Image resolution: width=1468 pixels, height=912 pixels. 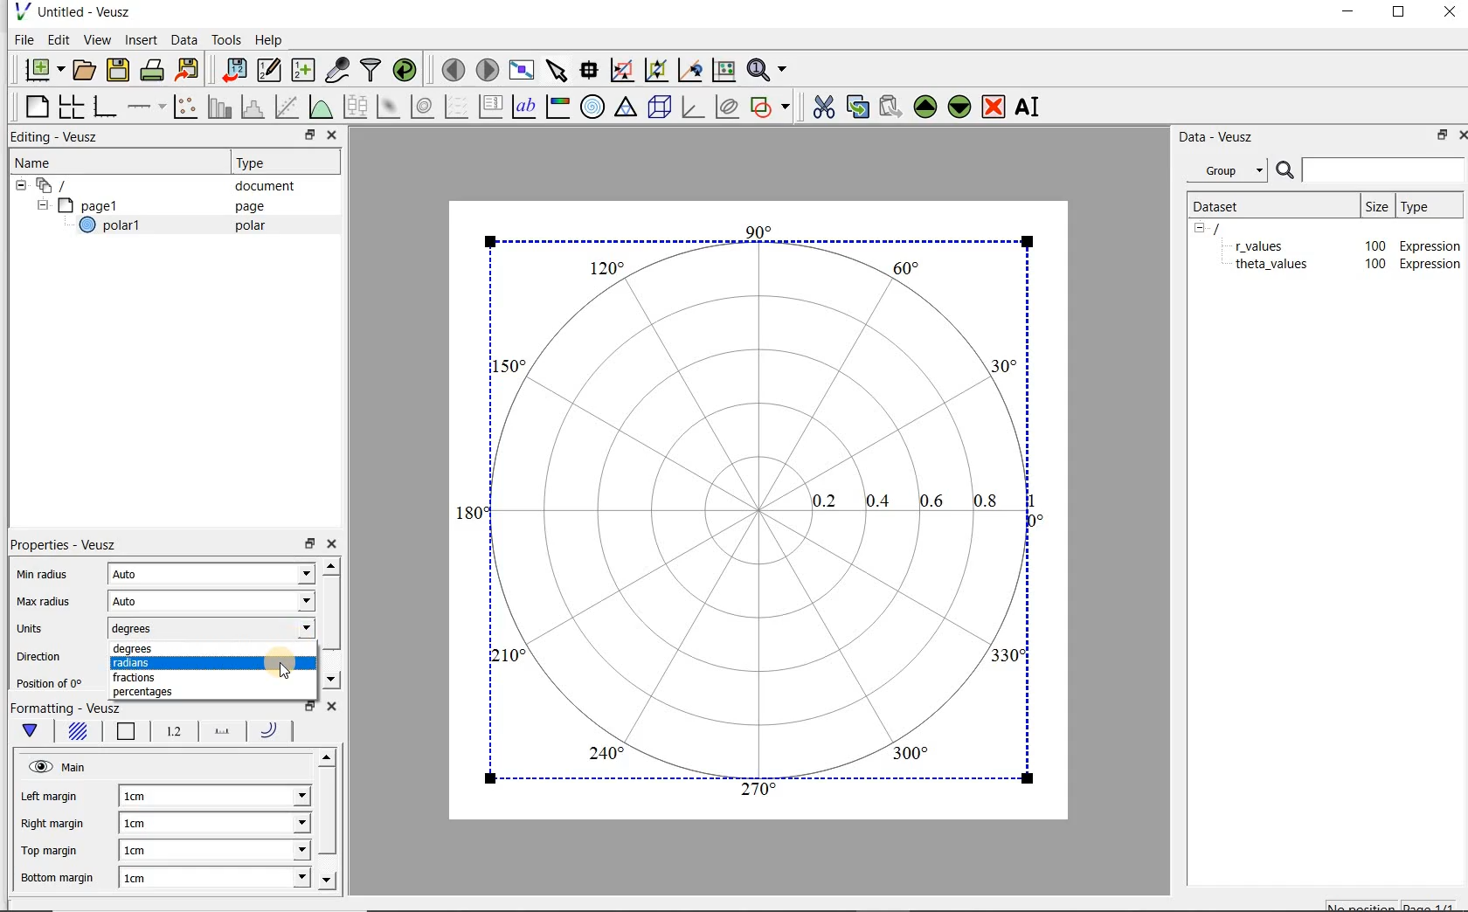 What do you see at coordinates (859, 106) in the screenshot?
I see `copy the selected widget` at bounding box center [859, 106].